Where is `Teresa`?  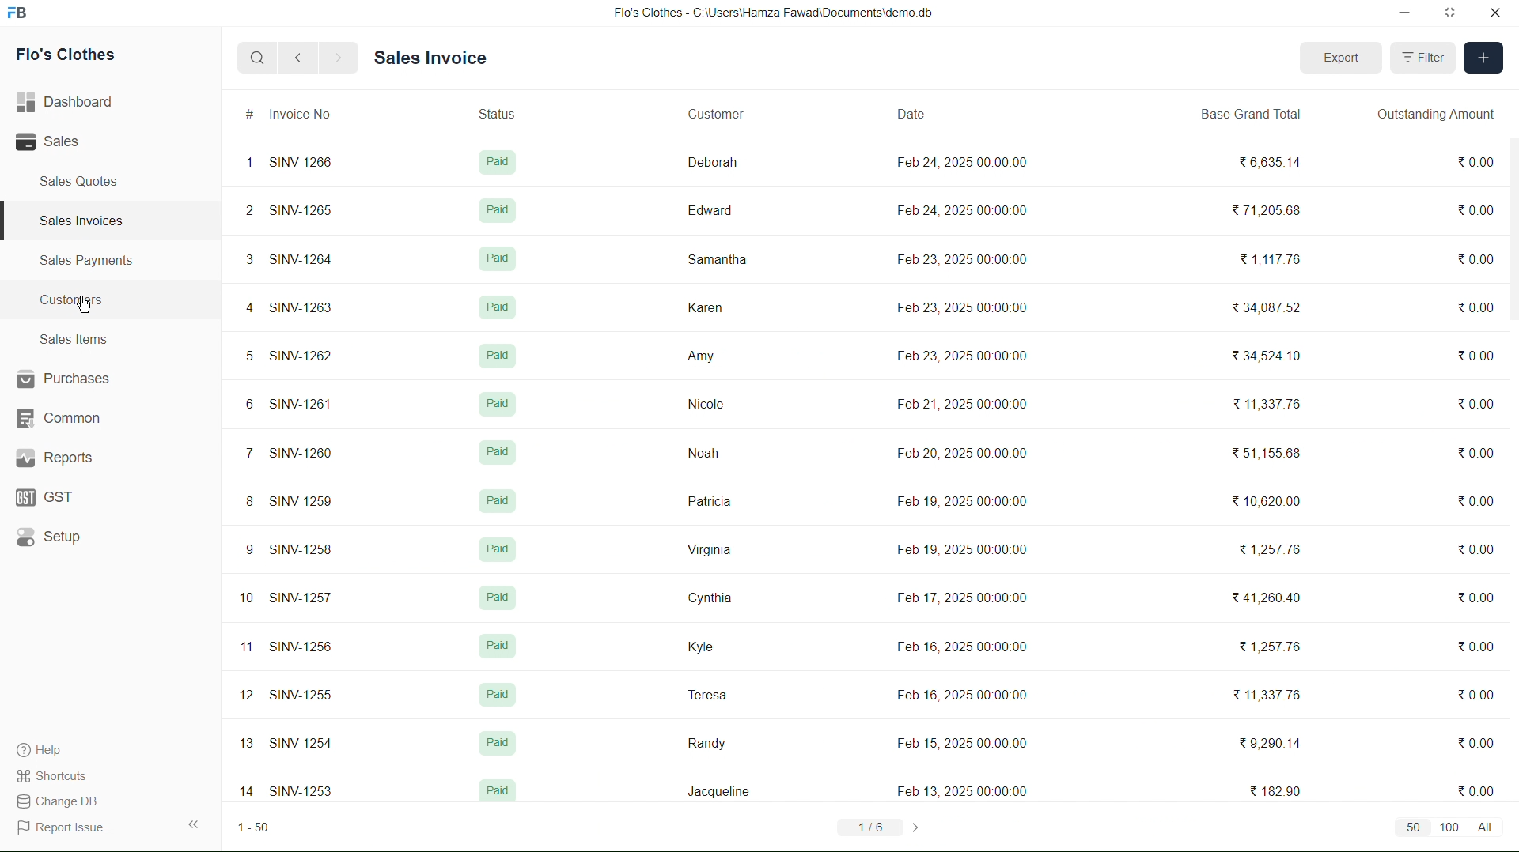
Teresa is located at coordinates (706, 694).